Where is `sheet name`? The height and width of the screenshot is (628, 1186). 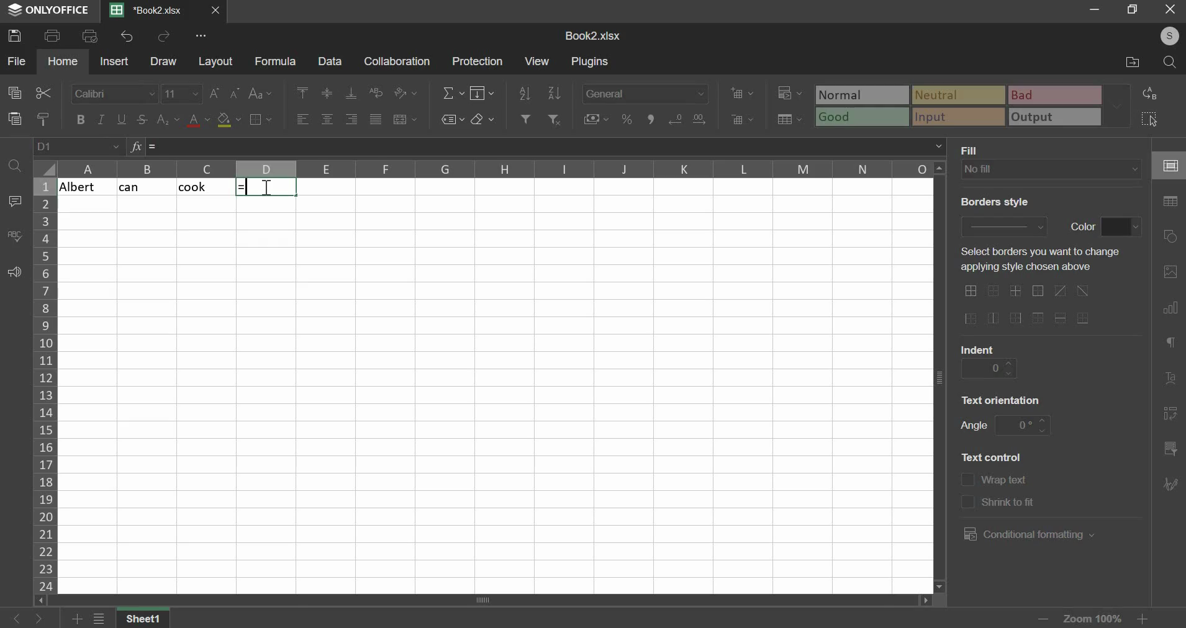
sheet name is located at coordinates (147, 619).